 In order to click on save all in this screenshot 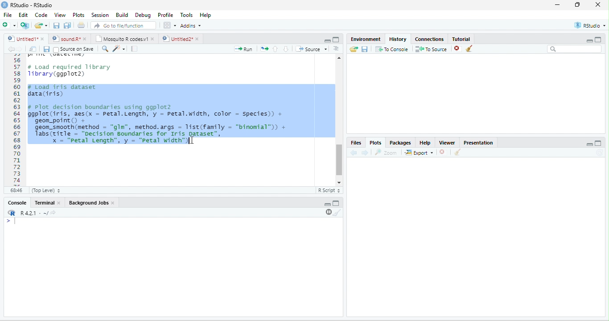, I will do `click(67, 25)`.